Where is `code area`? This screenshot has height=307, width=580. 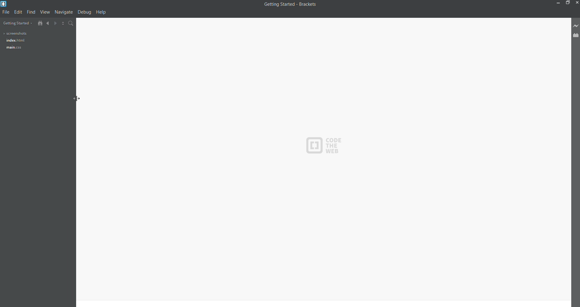 code area is located at coordinates (324, 163).